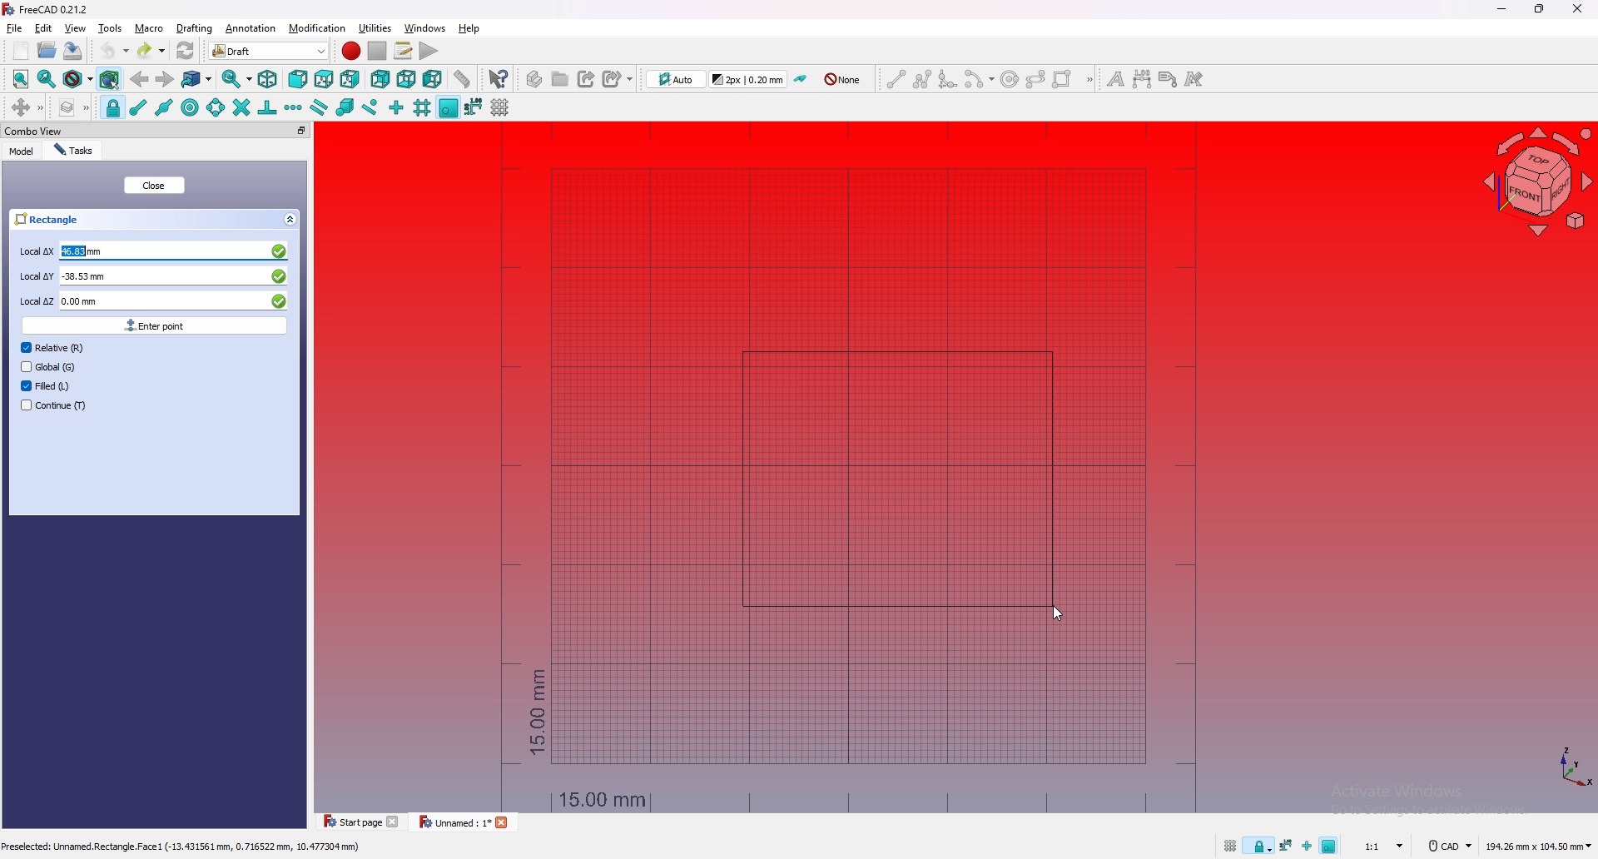 The width and height of the screenshot is (1598, 859). What do you see at coordinates (320, 107) in the screenshot?
I see `snap parallel` at bounding box center [320, 107].